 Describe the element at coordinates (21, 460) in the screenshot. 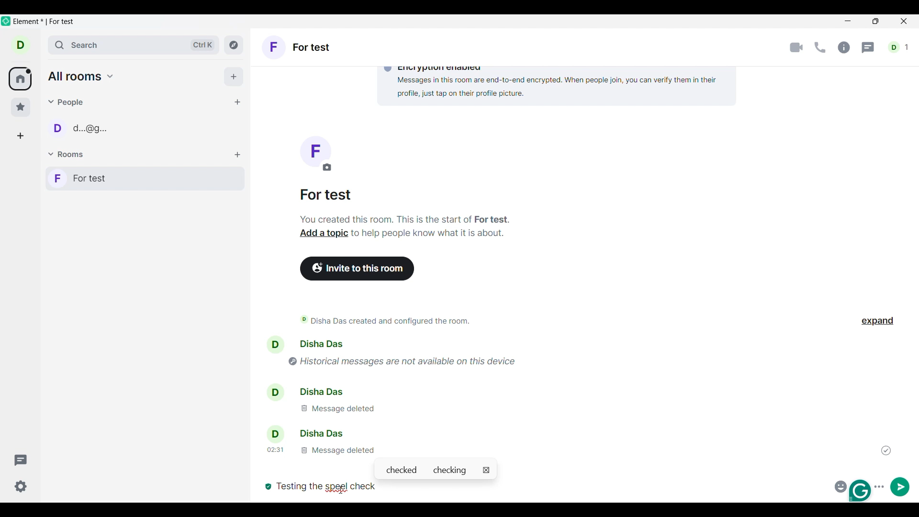

I see `Threads` at that location.